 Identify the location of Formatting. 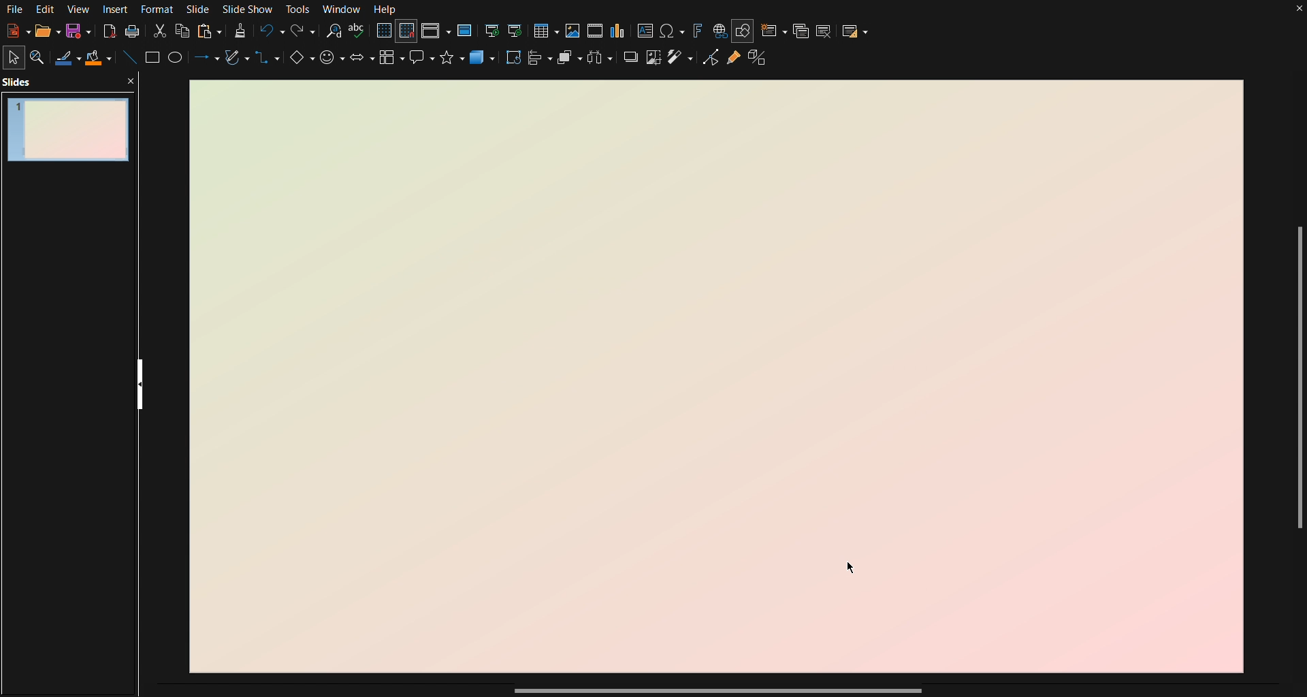
(240, 31).